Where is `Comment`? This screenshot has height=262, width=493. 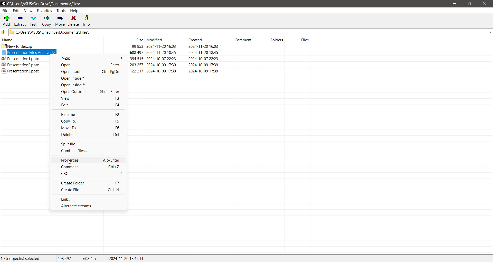
Comment is located at coordinates (69, 167).